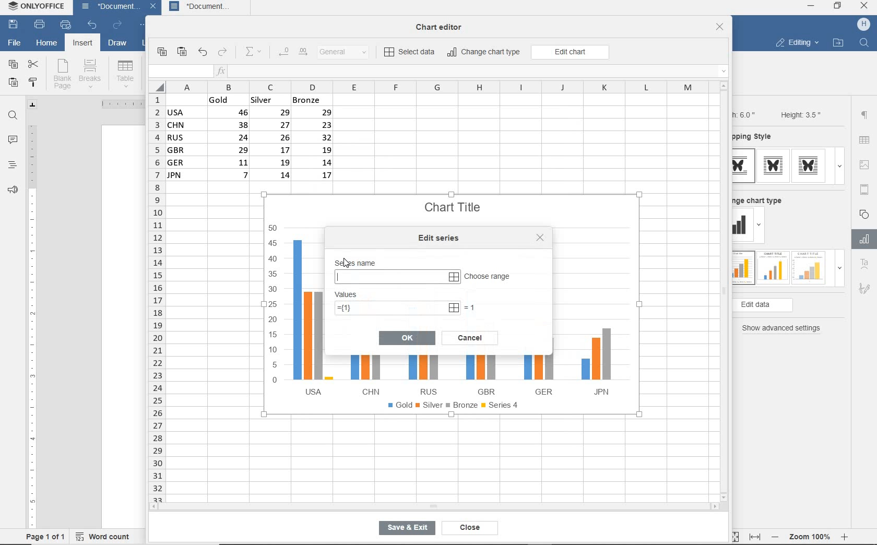 Image resolution: width=877 pixels, height=545 pixels. What do you see at coordinates (92, 26) in the screenshot?
I see `undo` at bounding box center [92, 26].